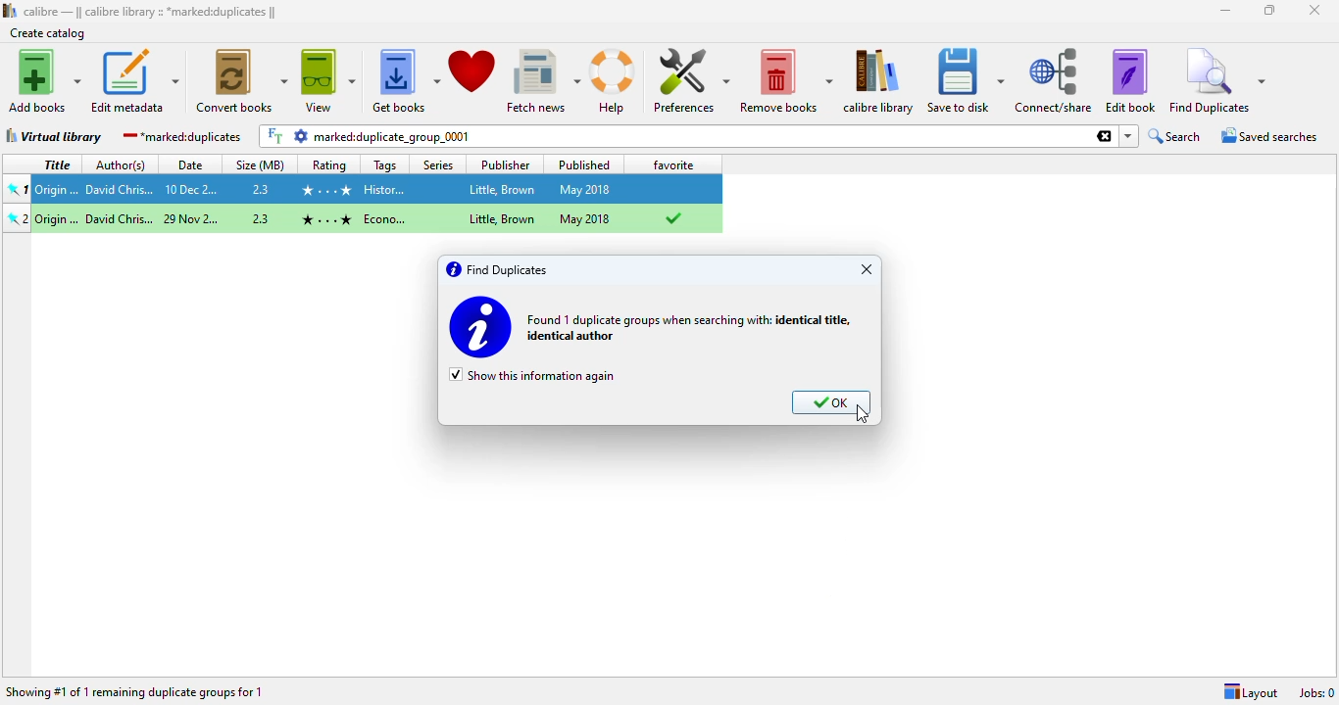 Image resolution: width=1339 pixels, height=705 pixels. I want to click on find duplicates, so click(1218, 81).